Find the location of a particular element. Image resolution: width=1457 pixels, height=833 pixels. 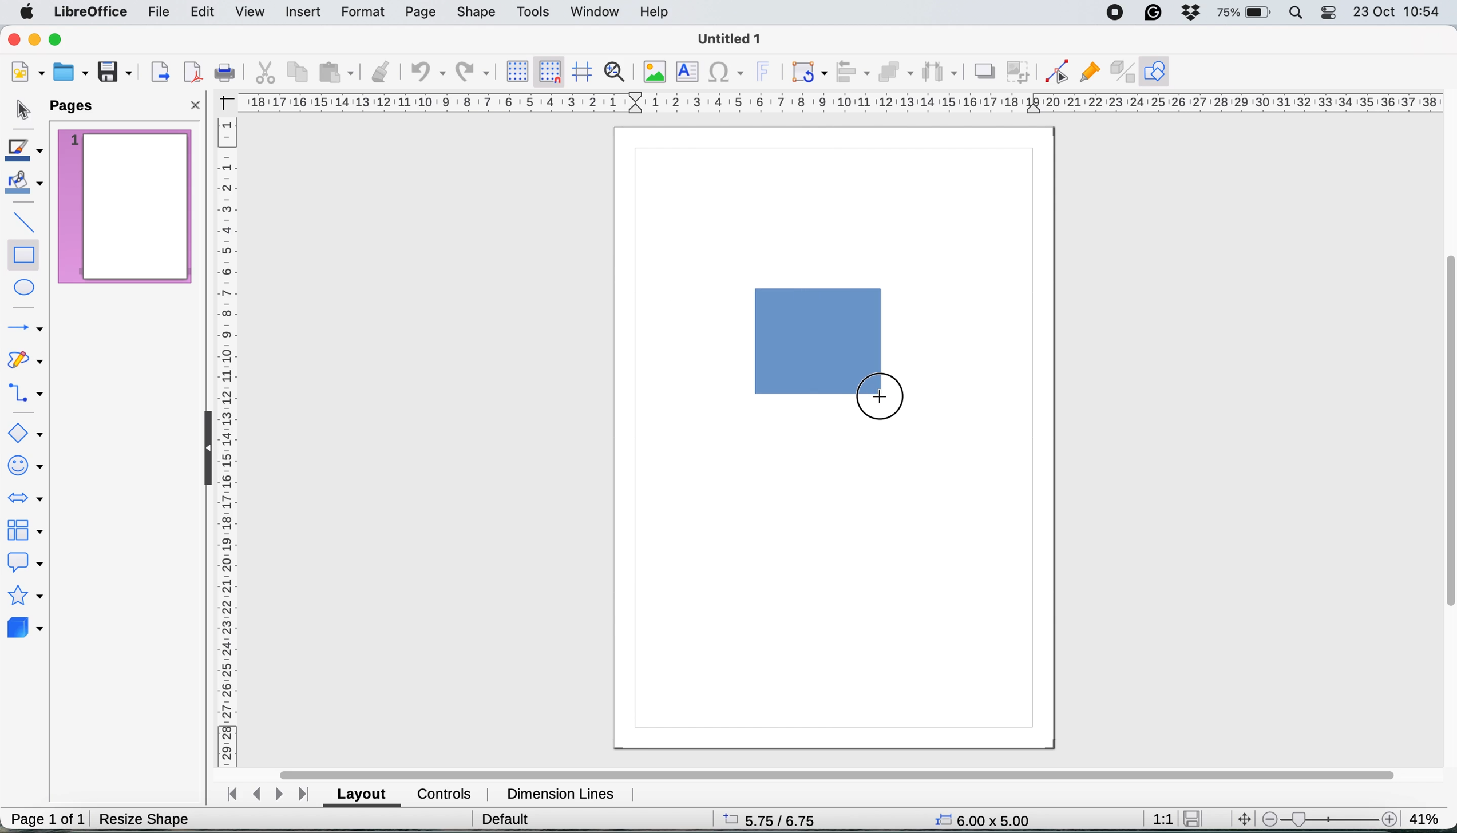

maximise is located at coordinates (55, 37).